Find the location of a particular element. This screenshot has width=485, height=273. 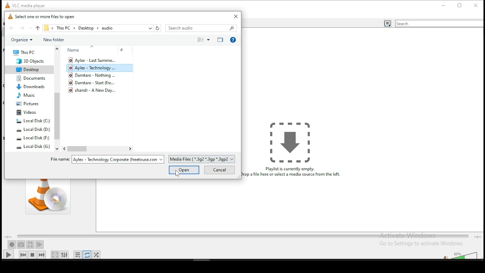

album art is located at coordinates (47, 196).